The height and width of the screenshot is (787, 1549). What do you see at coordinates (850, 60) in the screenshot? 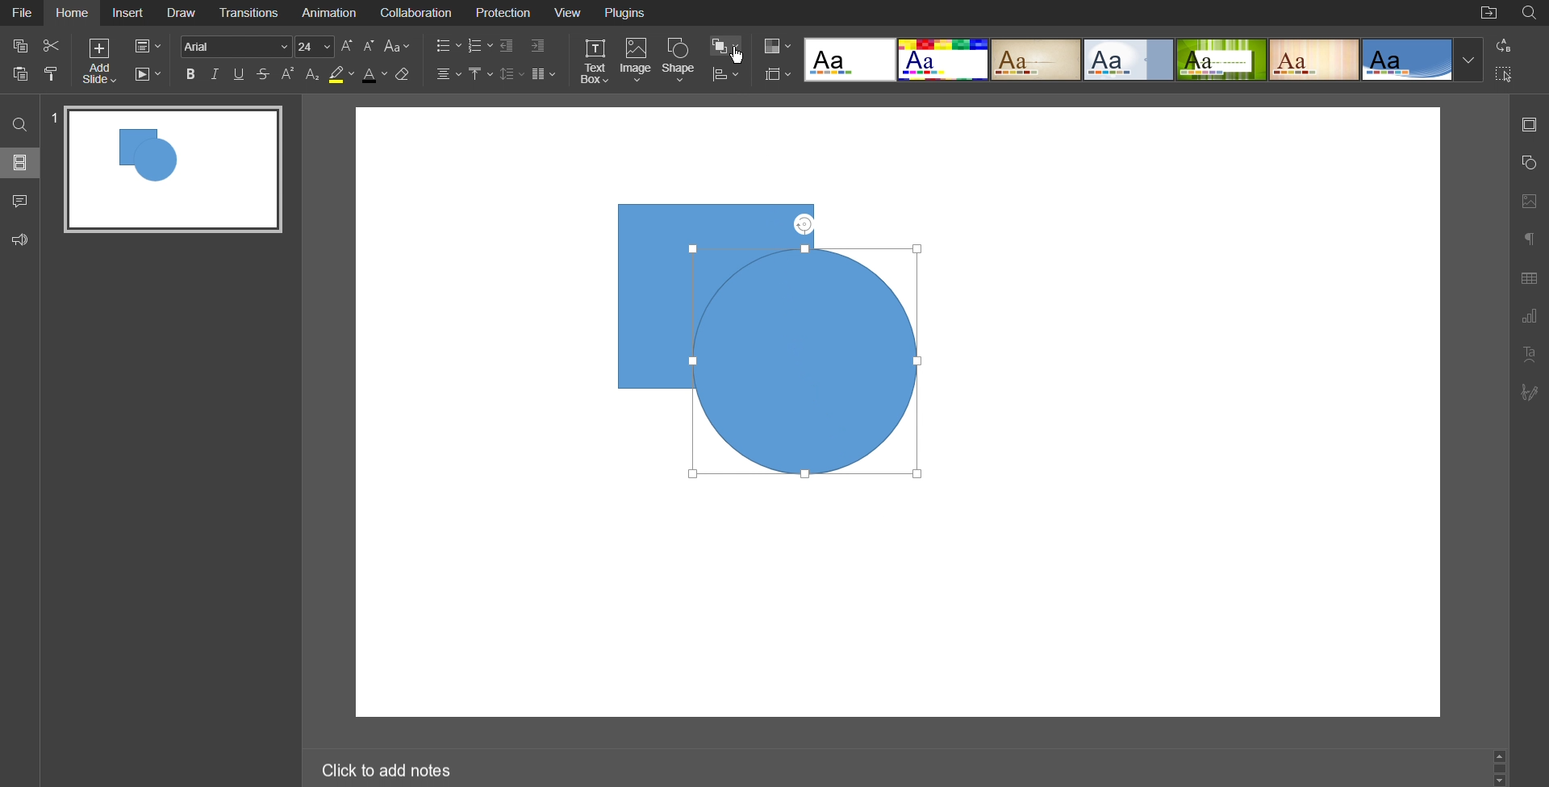
I see `Blank` at bounding box center [850, 60].